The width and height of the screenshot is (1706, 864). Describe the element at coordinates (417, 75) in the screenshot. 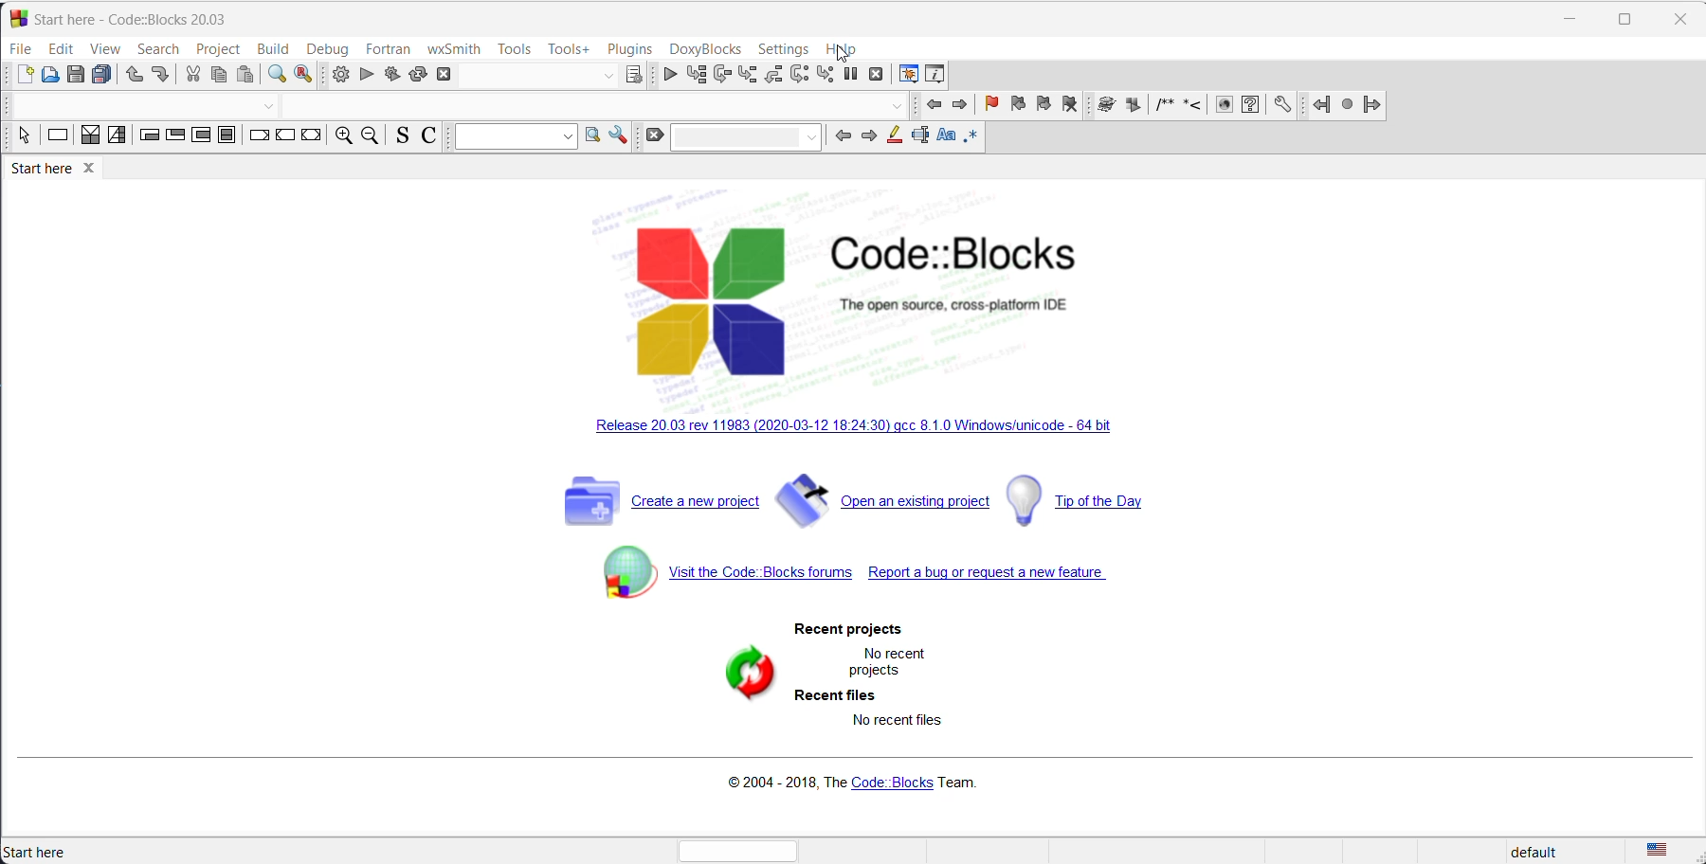

I see `rebuild` at that location.